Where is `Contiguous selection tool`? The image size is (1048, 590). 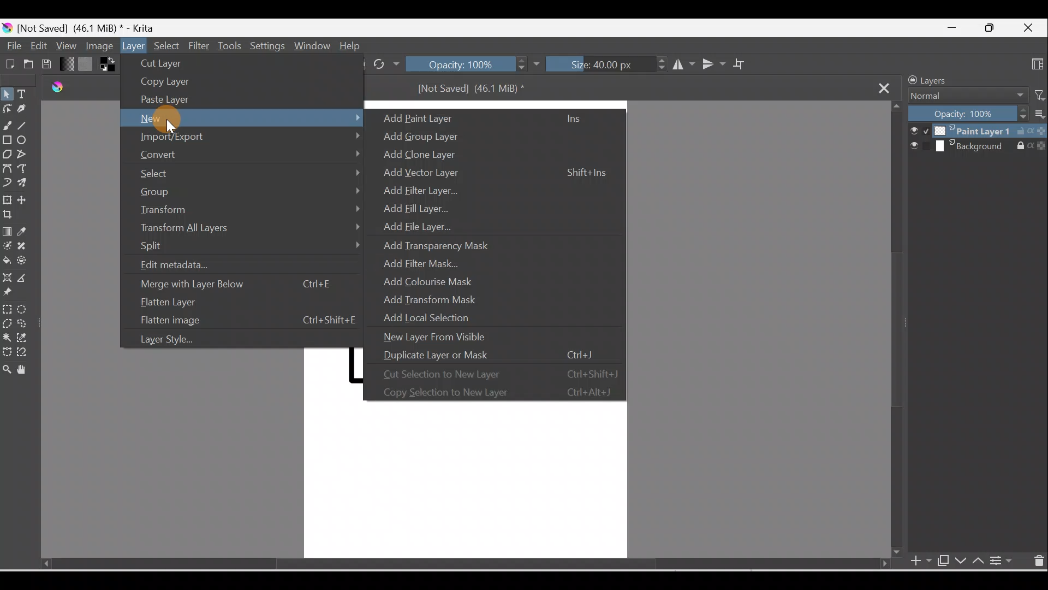
Contiguous selection tool is located at coordinates (7, 338).